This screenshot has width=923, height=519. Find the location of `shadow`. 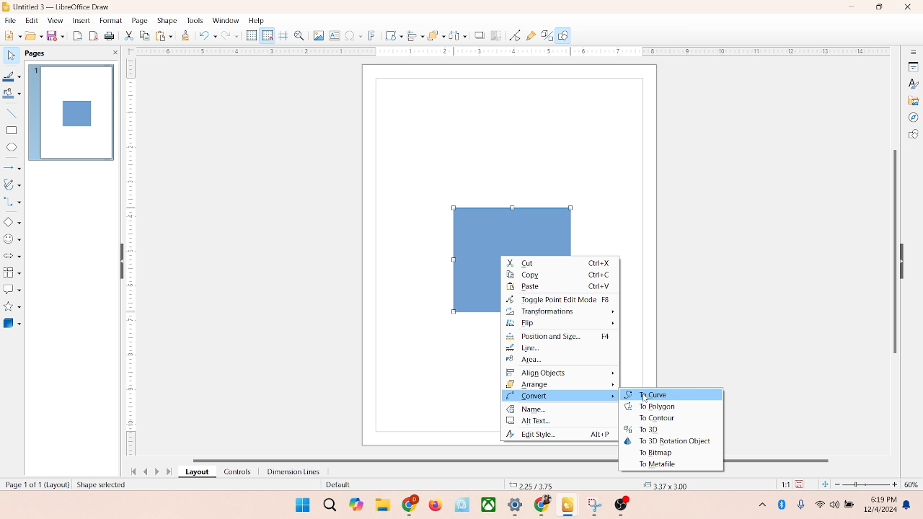

shadow is located at coordinates (477, 34).